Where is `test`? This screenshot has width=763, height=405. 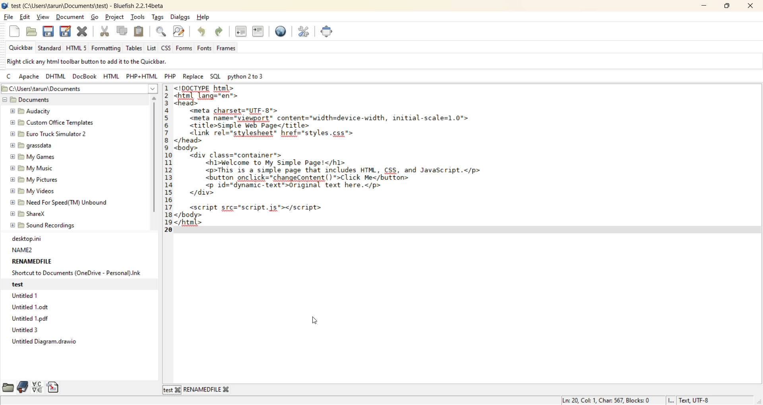
test is located at coordinates (18, 285).